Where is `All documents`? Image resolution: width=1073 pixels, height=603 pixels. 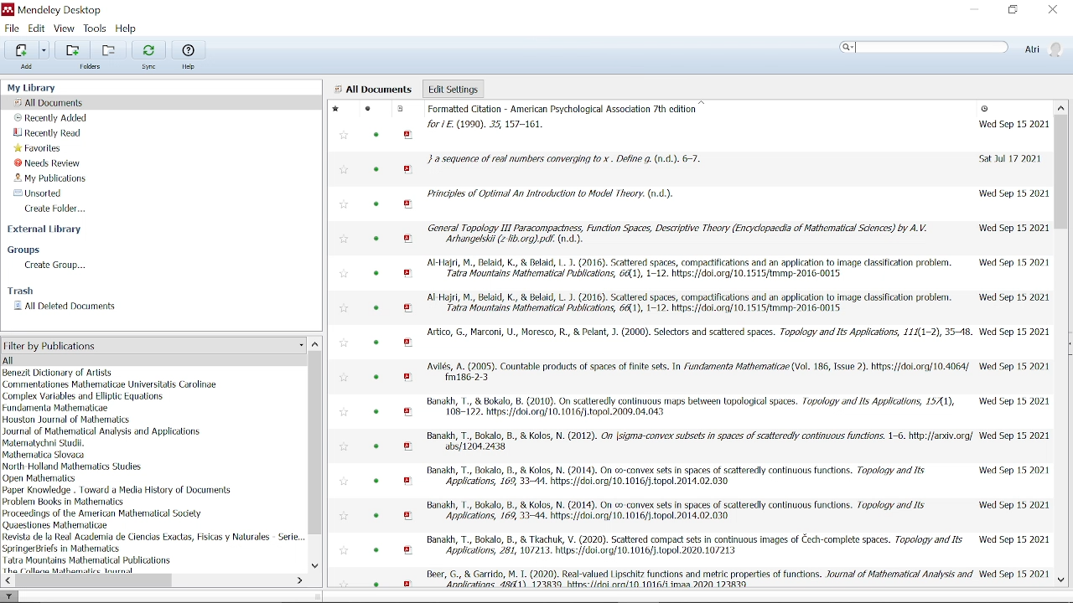 All documents is located at coordinates (373, 90).